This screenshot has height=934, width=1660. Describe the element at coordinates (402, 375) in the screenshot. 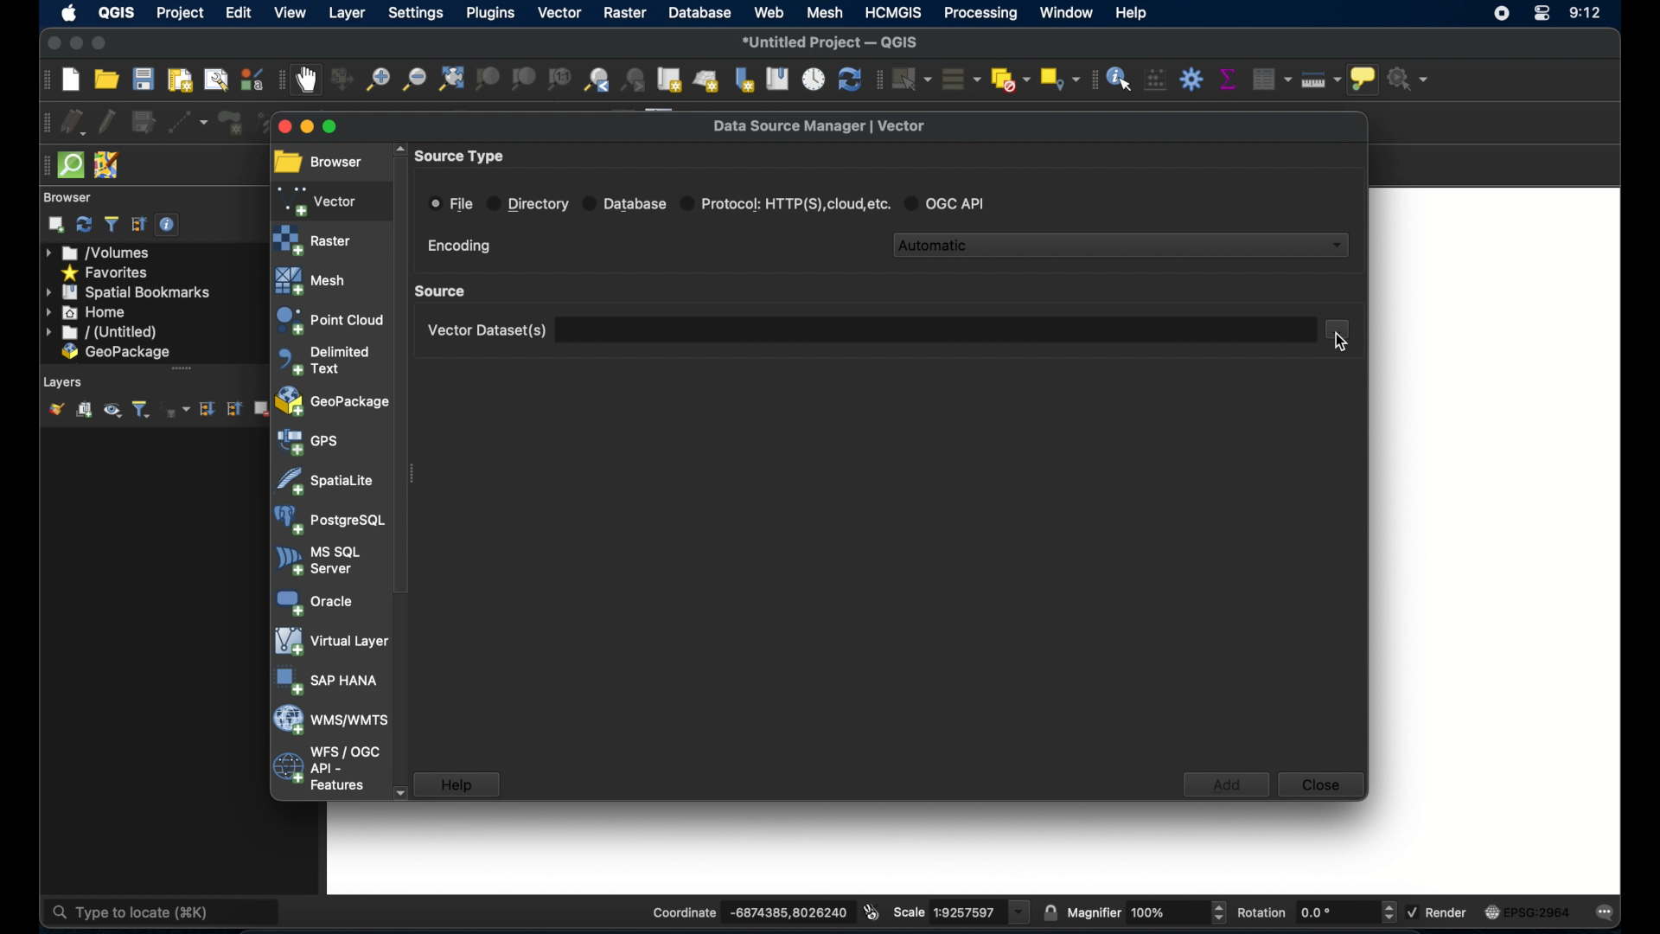

I see `scroll box` at that location.